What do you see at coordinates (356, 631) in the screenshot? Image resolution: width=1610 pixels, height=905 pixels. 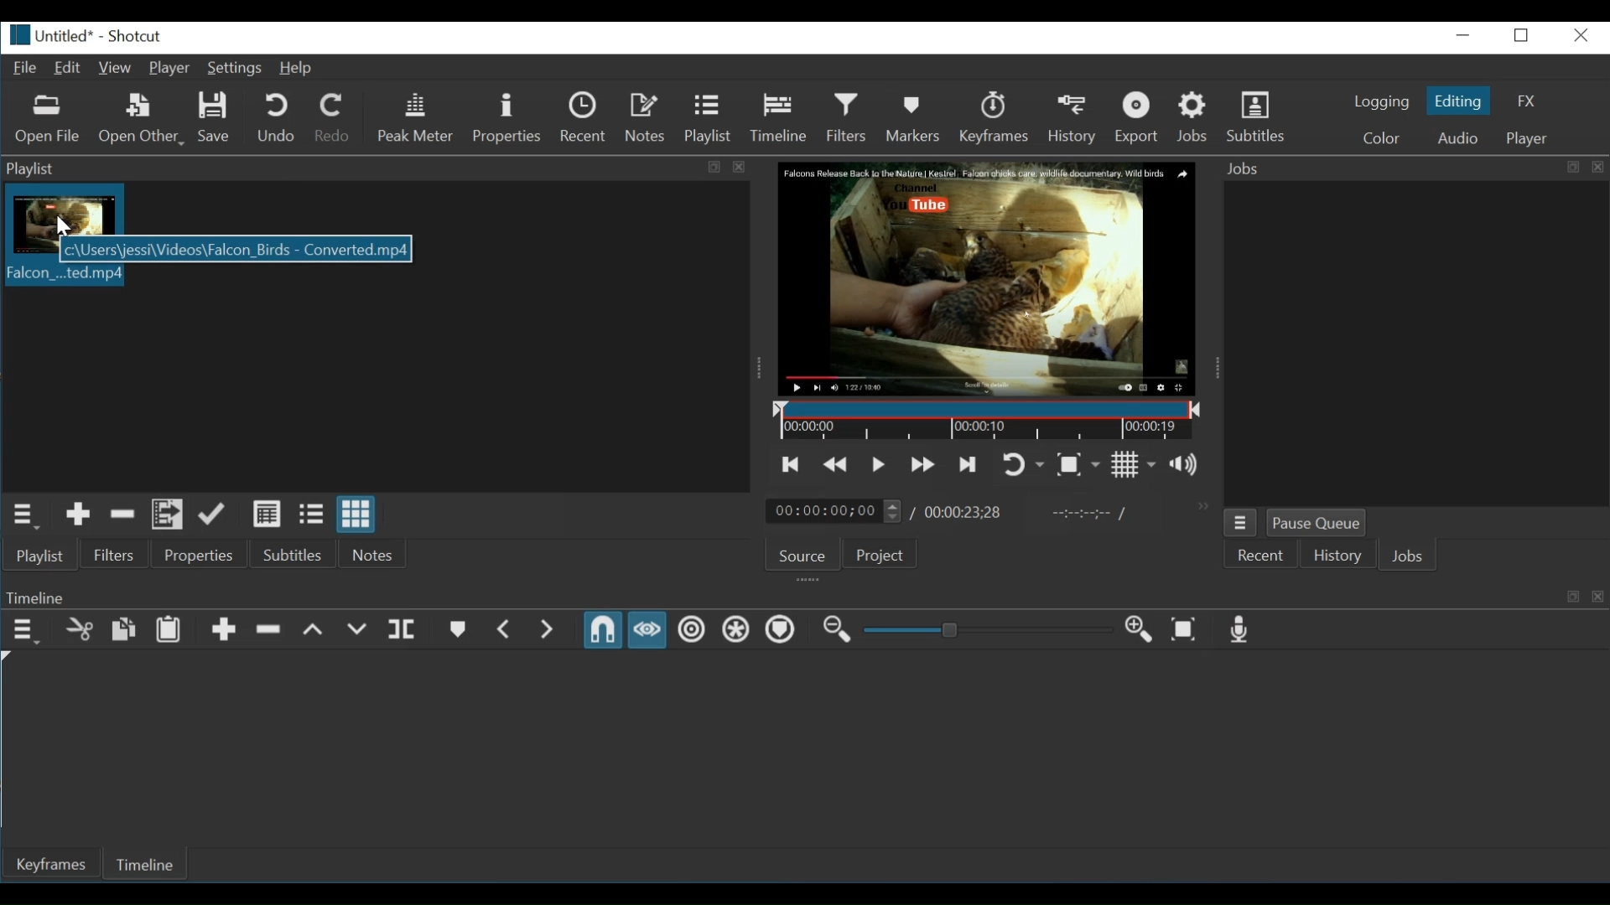 I see `Overwrite` at bounding box center [356, 631].